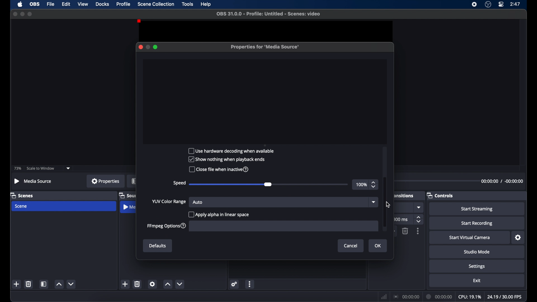  I want to click on settings, so click(477, 267).